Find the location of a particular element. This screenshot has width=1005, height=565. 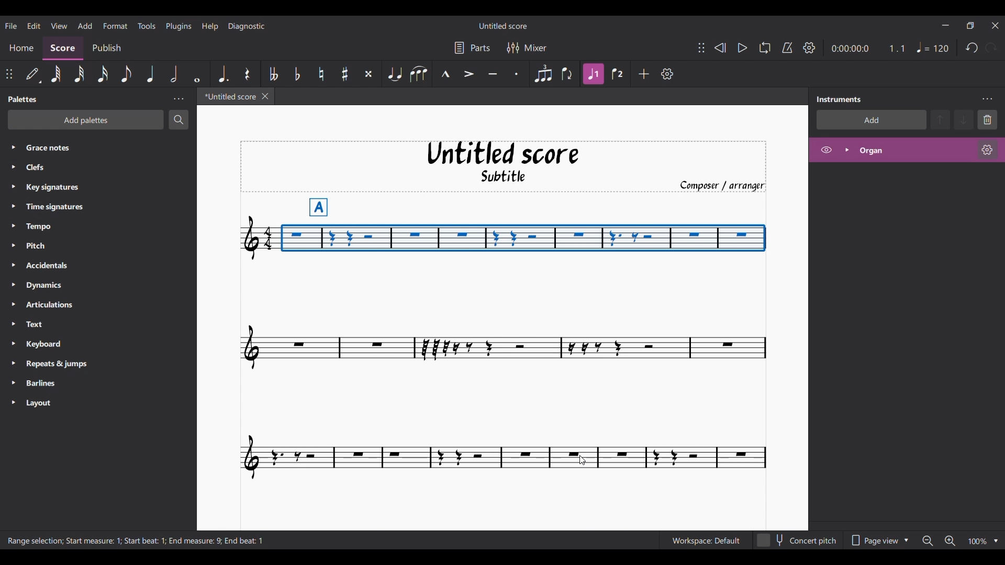

Help menu is located at coordinates (211, 26).